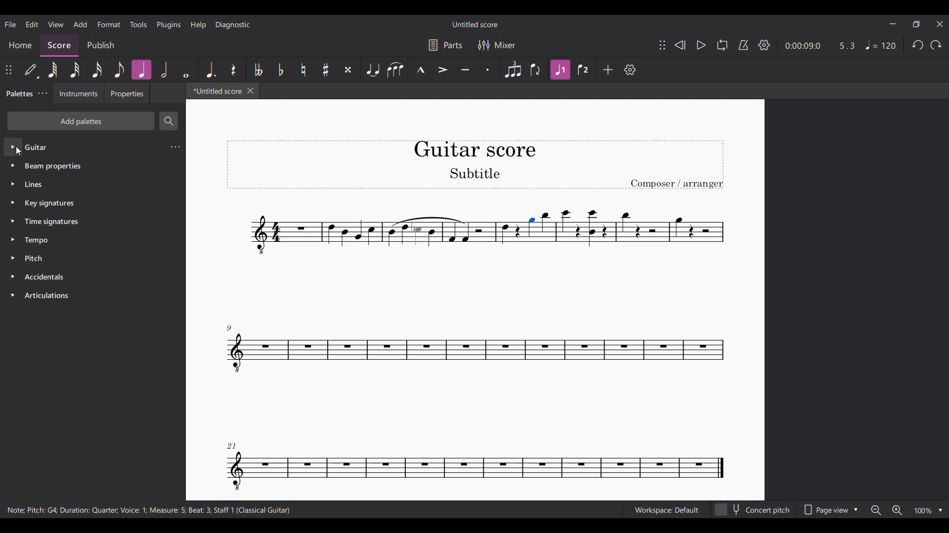  Describe the element at coordinates (743, 45) in the screenshot. I see `Metronome` at that location.